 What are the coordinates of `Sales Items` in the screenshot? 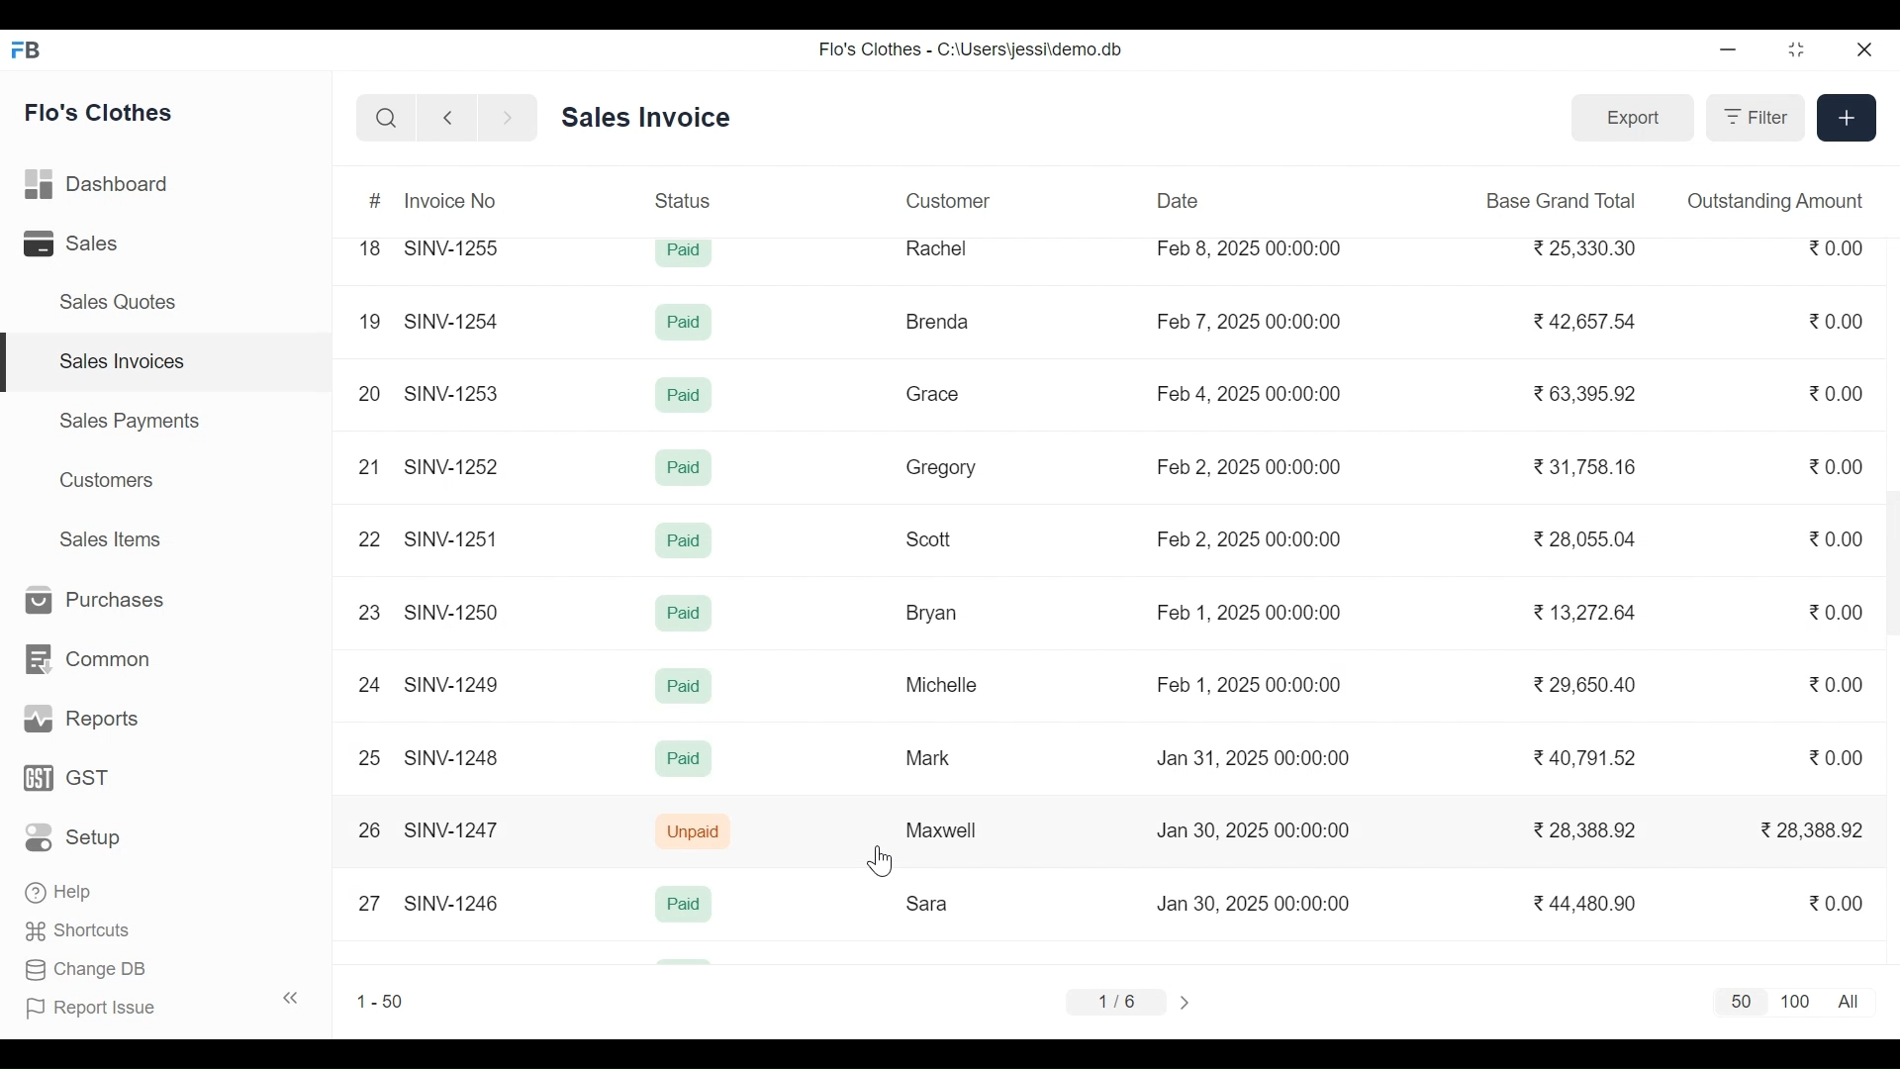 It's located at (109, 538).